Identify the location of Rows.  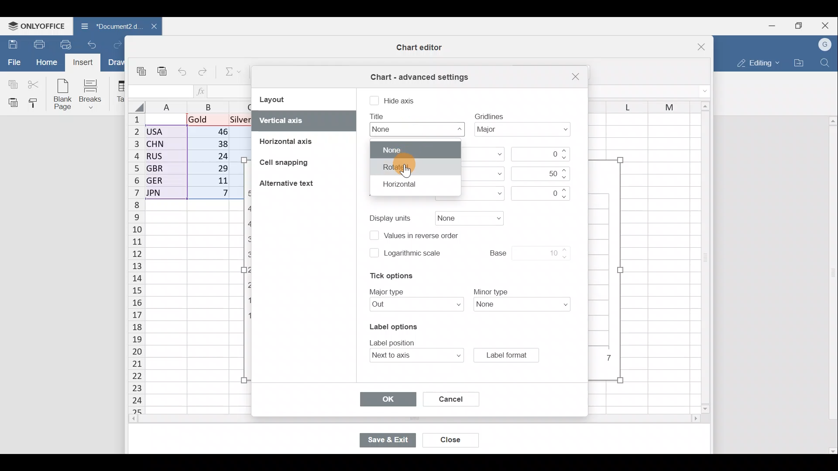
(131, 264).